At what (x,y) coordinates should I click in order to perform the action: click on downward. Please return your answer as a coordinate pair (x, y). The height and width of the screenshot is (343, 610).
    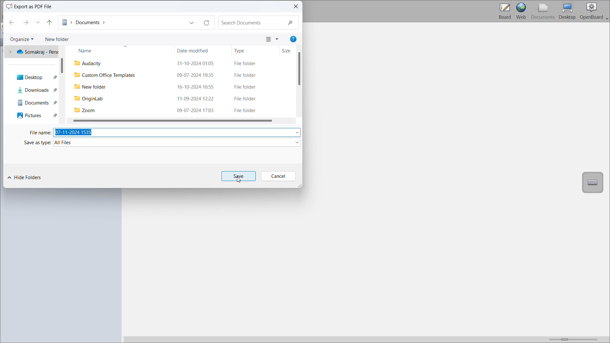
    Looking at the image, I should click on (47, 22).